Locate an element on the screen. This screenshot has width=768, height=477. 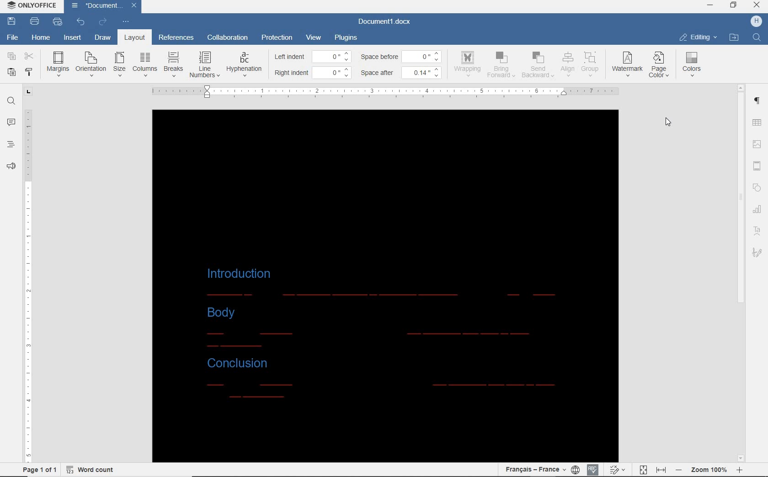
cut is located at coordinates (30, 56).